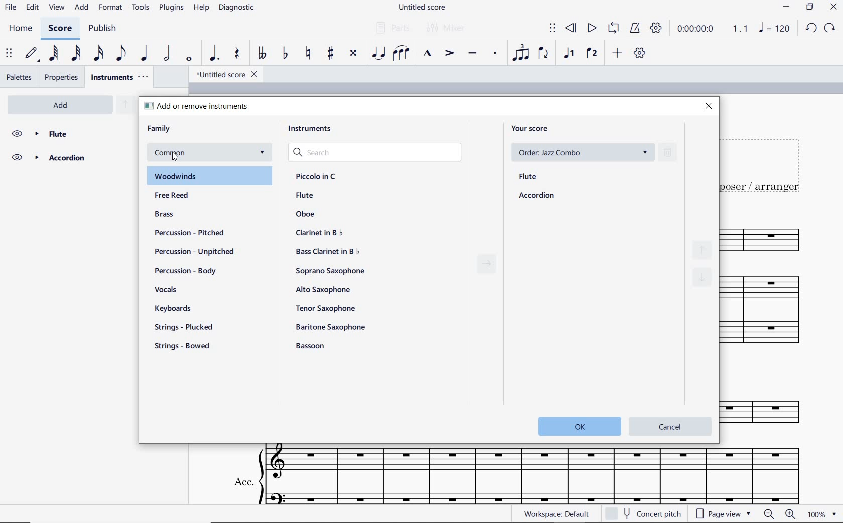 The height and width of the screenshot is (523, 843). What do you see at coordinates (226, 153) in the screenshot?
I see `common` at bounding box center [226, 153].